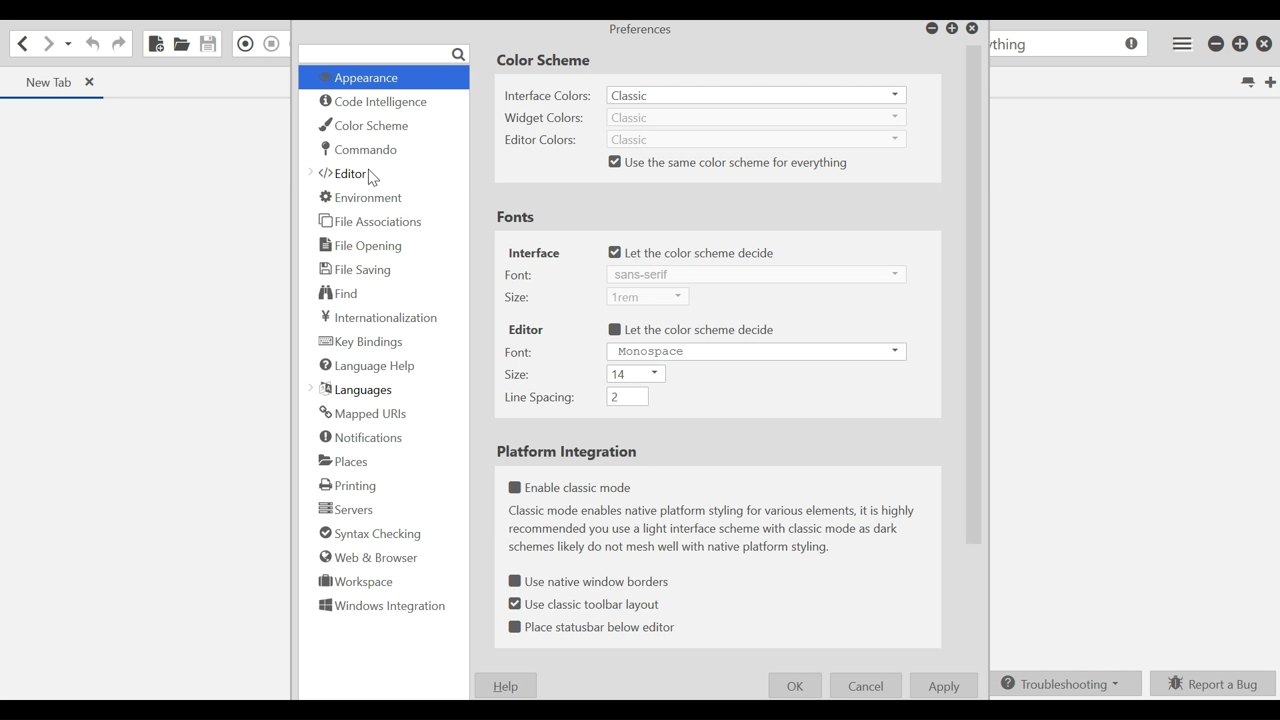  What do you see at coordinates (757, 117) in the screenshot?
I see `classic` at bounding box center [757, 117].